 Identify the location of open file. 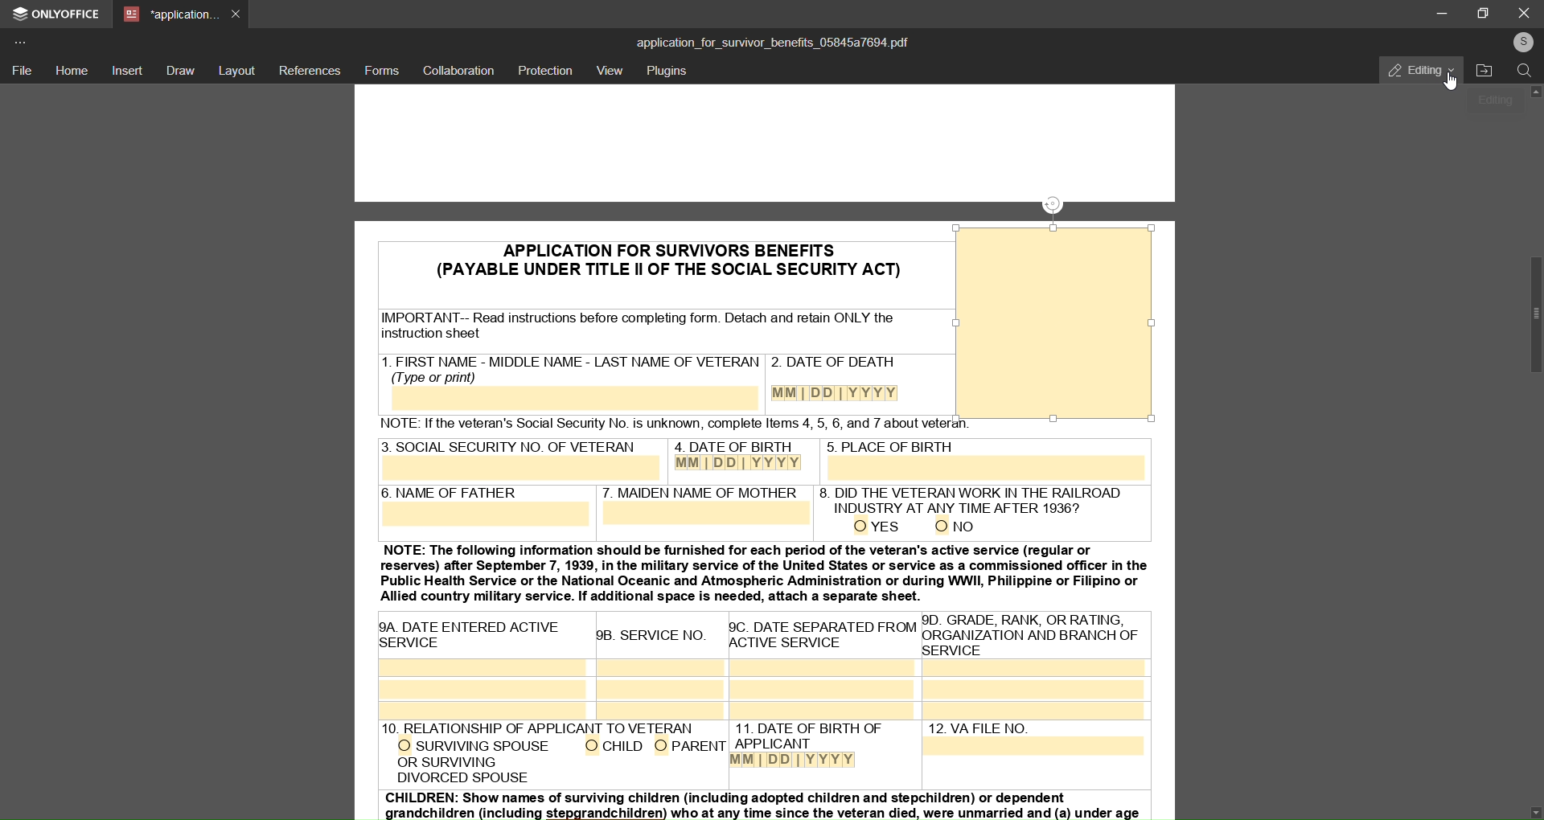
(1485, 72).